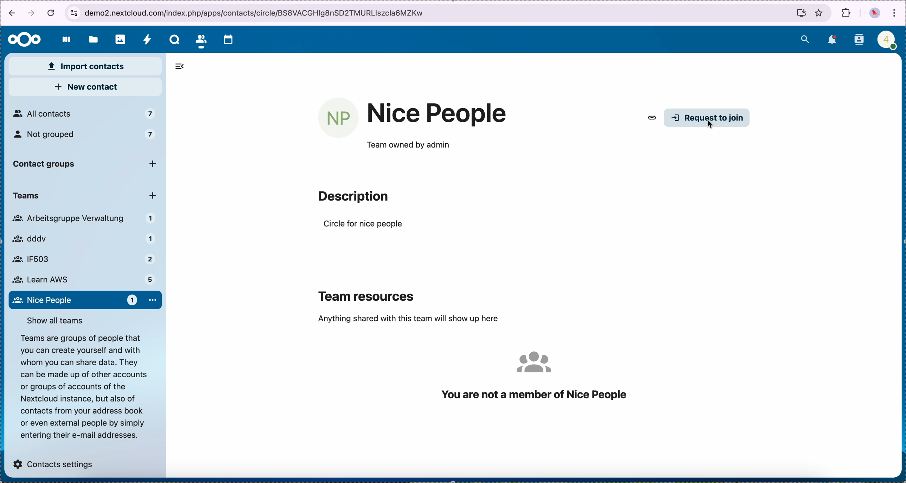 The height and width of the screenshot is (483, 906). I want to click on you are not a member of Nice People, so click(534, 375).